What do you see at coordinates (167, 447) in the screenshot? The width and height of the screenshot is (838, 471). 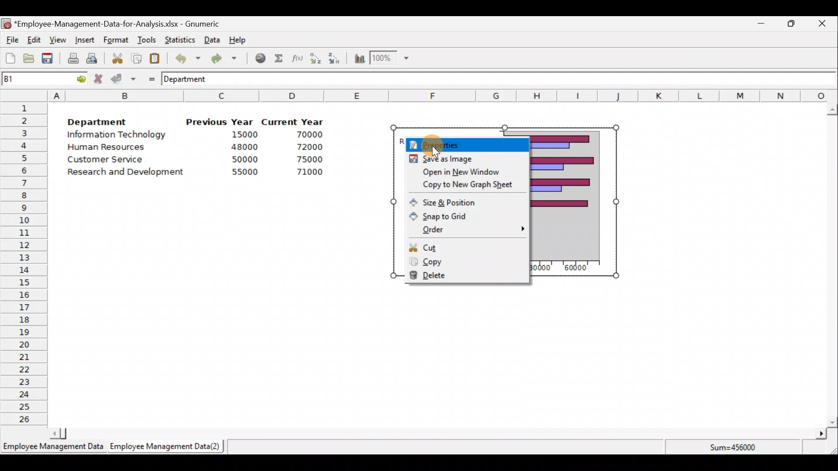 I see `Employee Management Data (2)` at bounding box center [167, 447].